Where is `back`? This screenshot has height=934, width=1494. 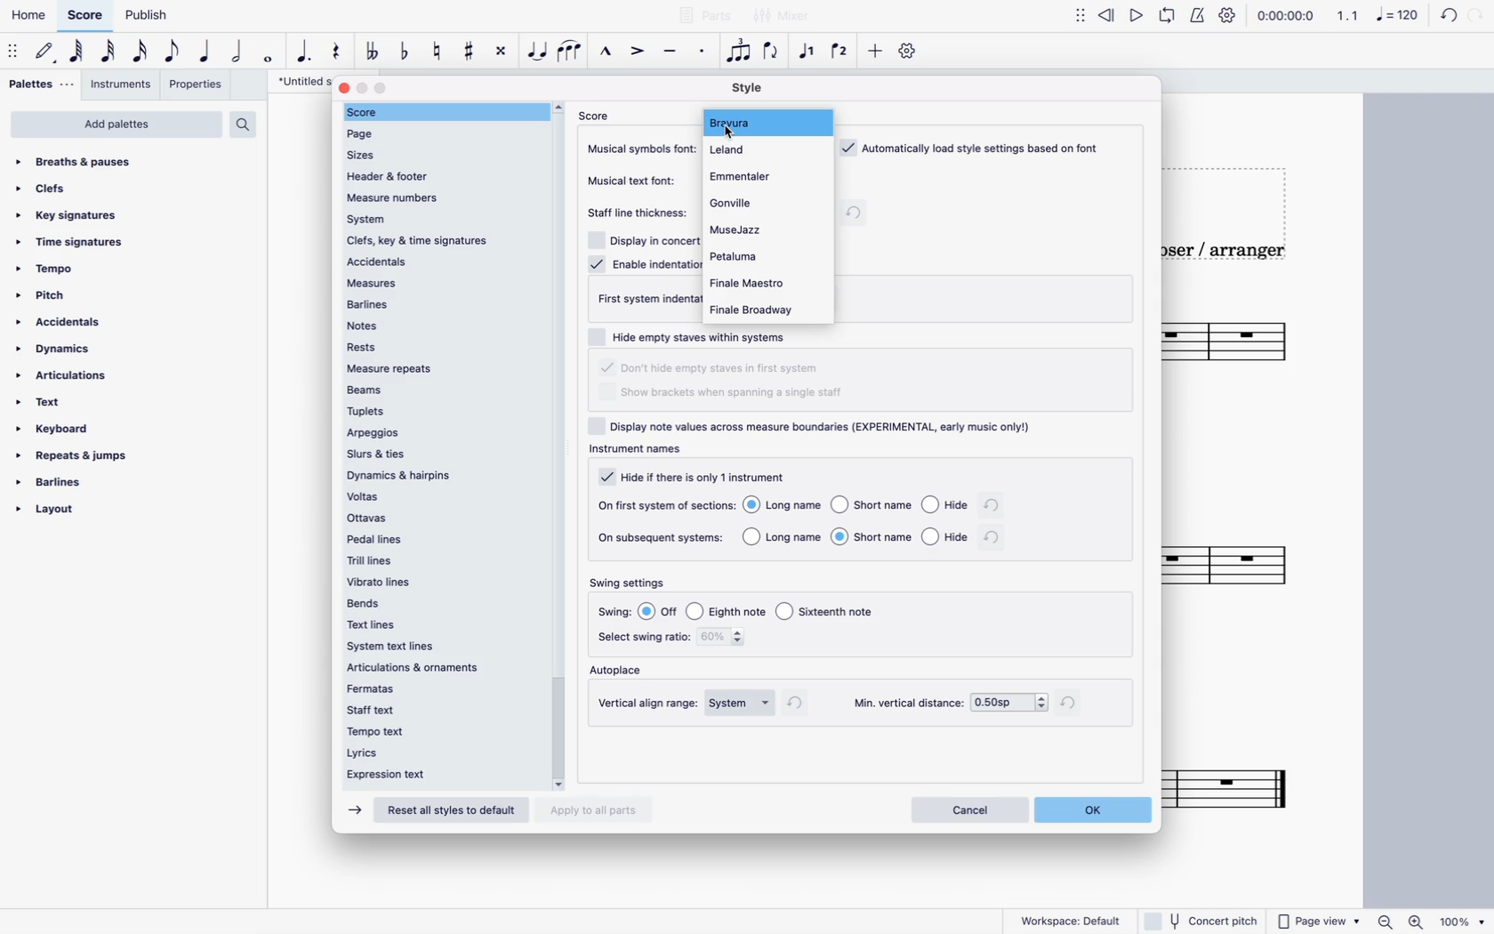 back is located at coordinates (1108, 12).